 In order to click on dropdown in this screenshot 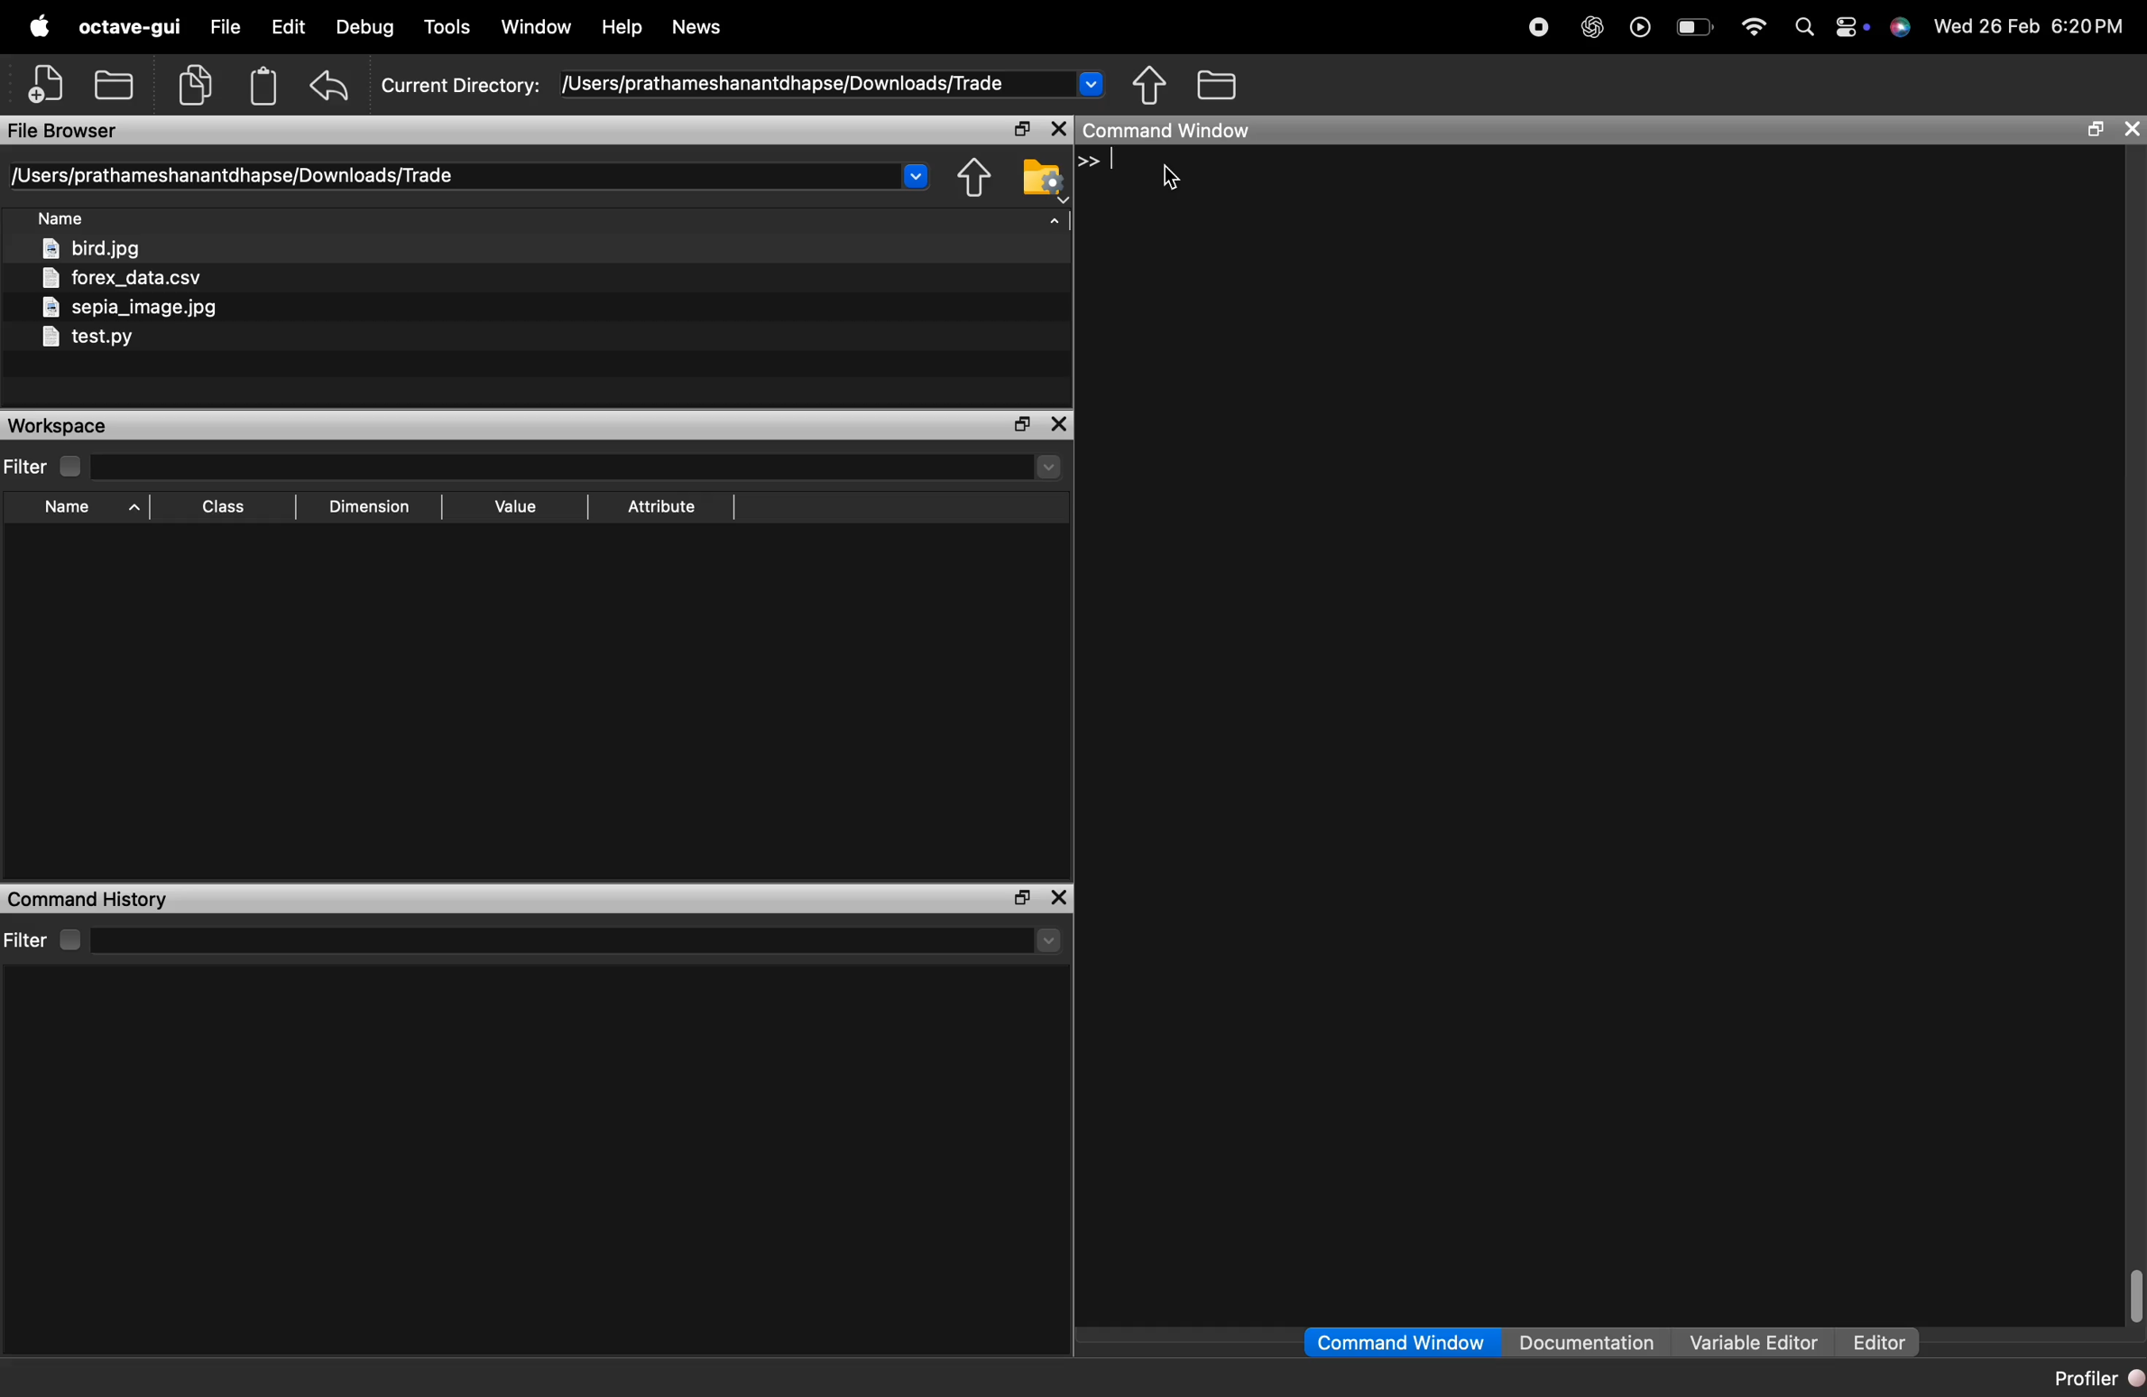, I will do `click(1092, 83)`.